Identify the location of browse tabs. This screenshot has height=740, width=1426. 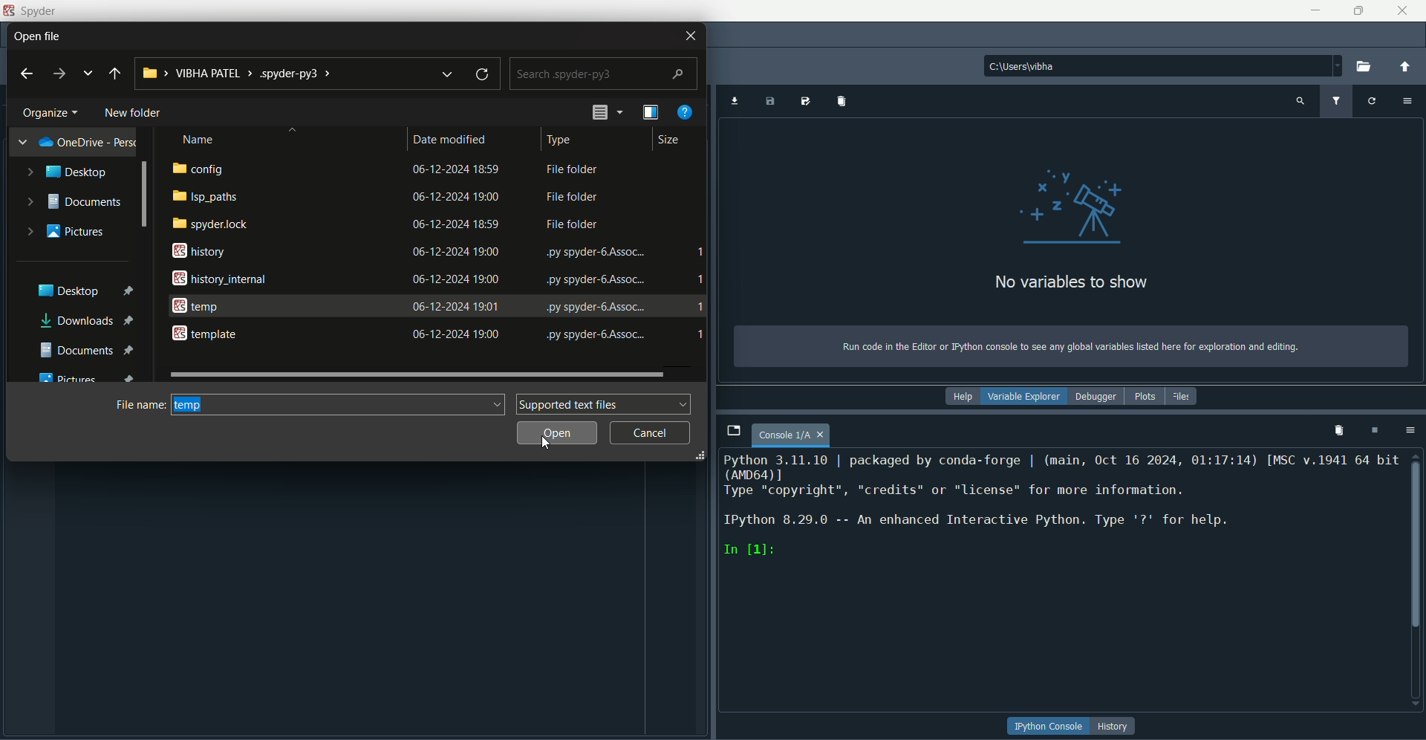
(734, 430).